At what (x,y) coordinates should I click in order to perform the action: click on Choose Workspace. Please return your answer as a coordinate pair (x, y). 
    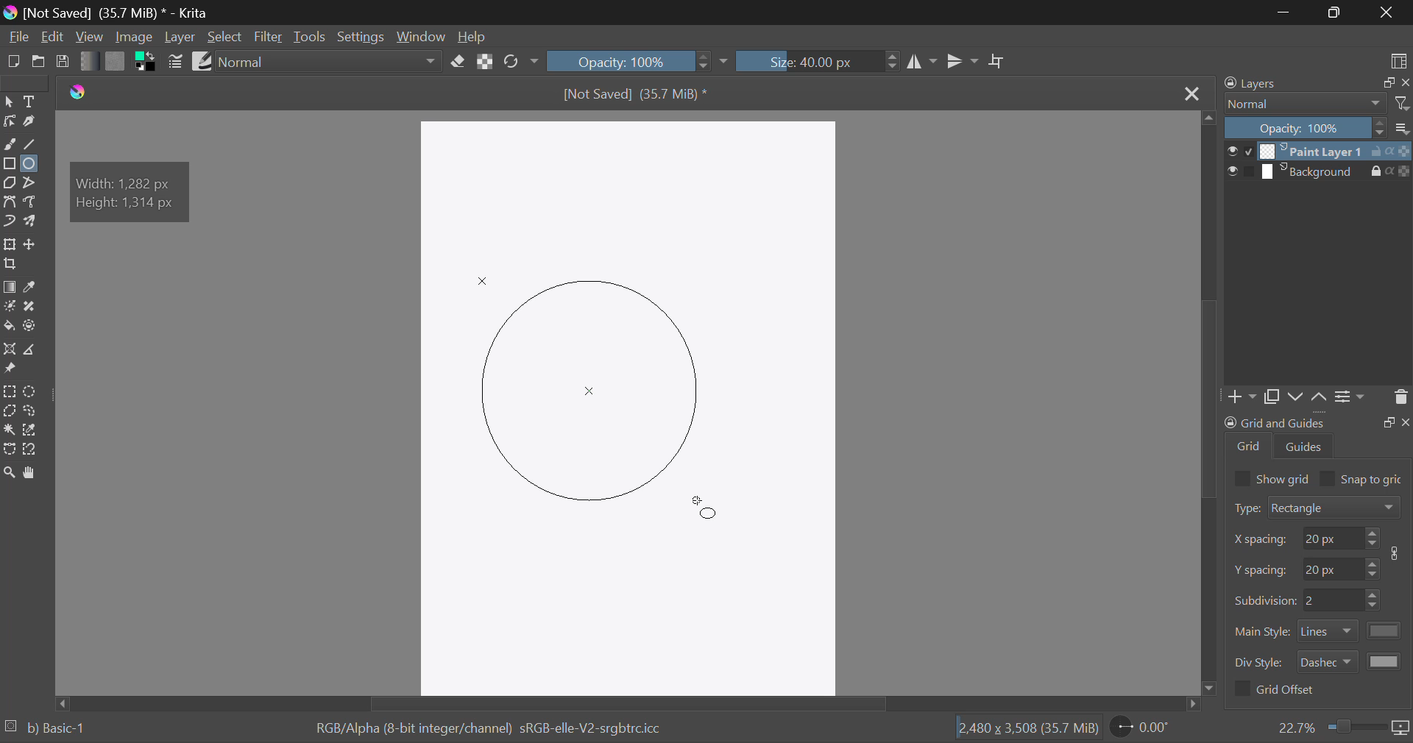
    Looking at the image, I should click on (1397, 61).